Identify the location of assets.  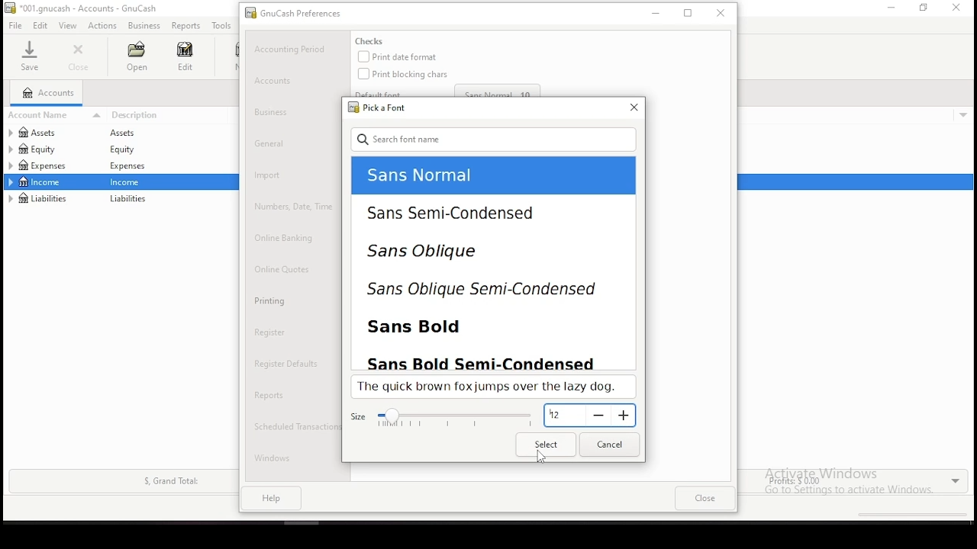
(50, 133).